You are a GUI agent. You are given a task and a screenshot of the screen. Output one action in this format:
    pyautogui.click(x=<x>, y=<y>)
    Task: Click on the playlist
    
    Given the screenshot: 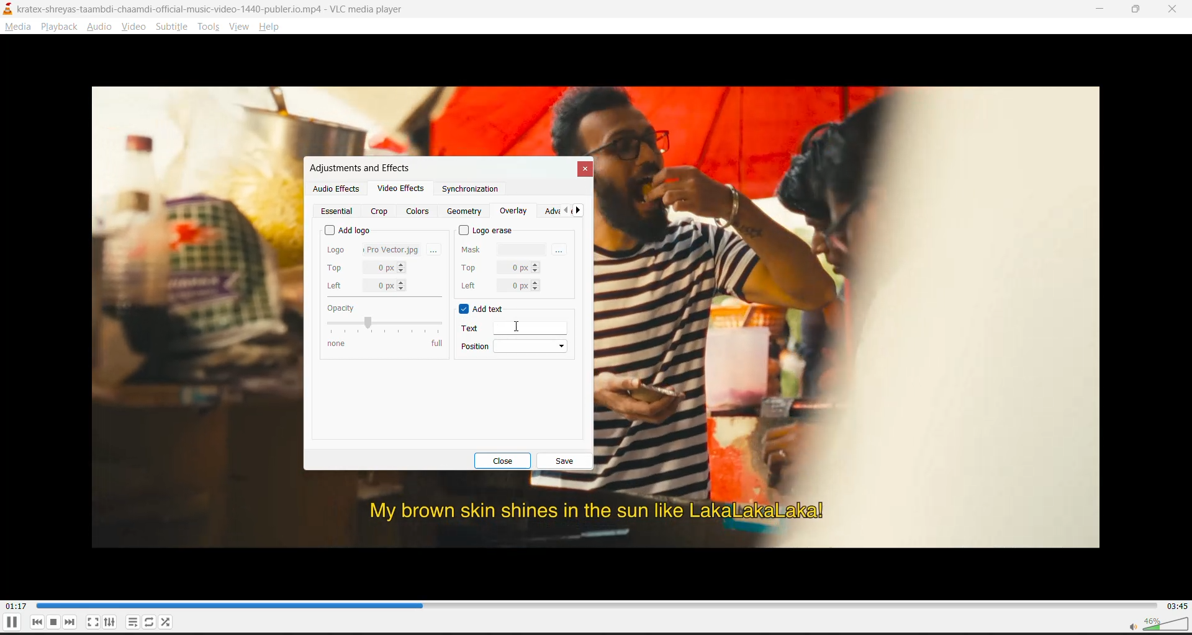 What is the action you would take?
    pyautogui.click(x=131, y=623)
    